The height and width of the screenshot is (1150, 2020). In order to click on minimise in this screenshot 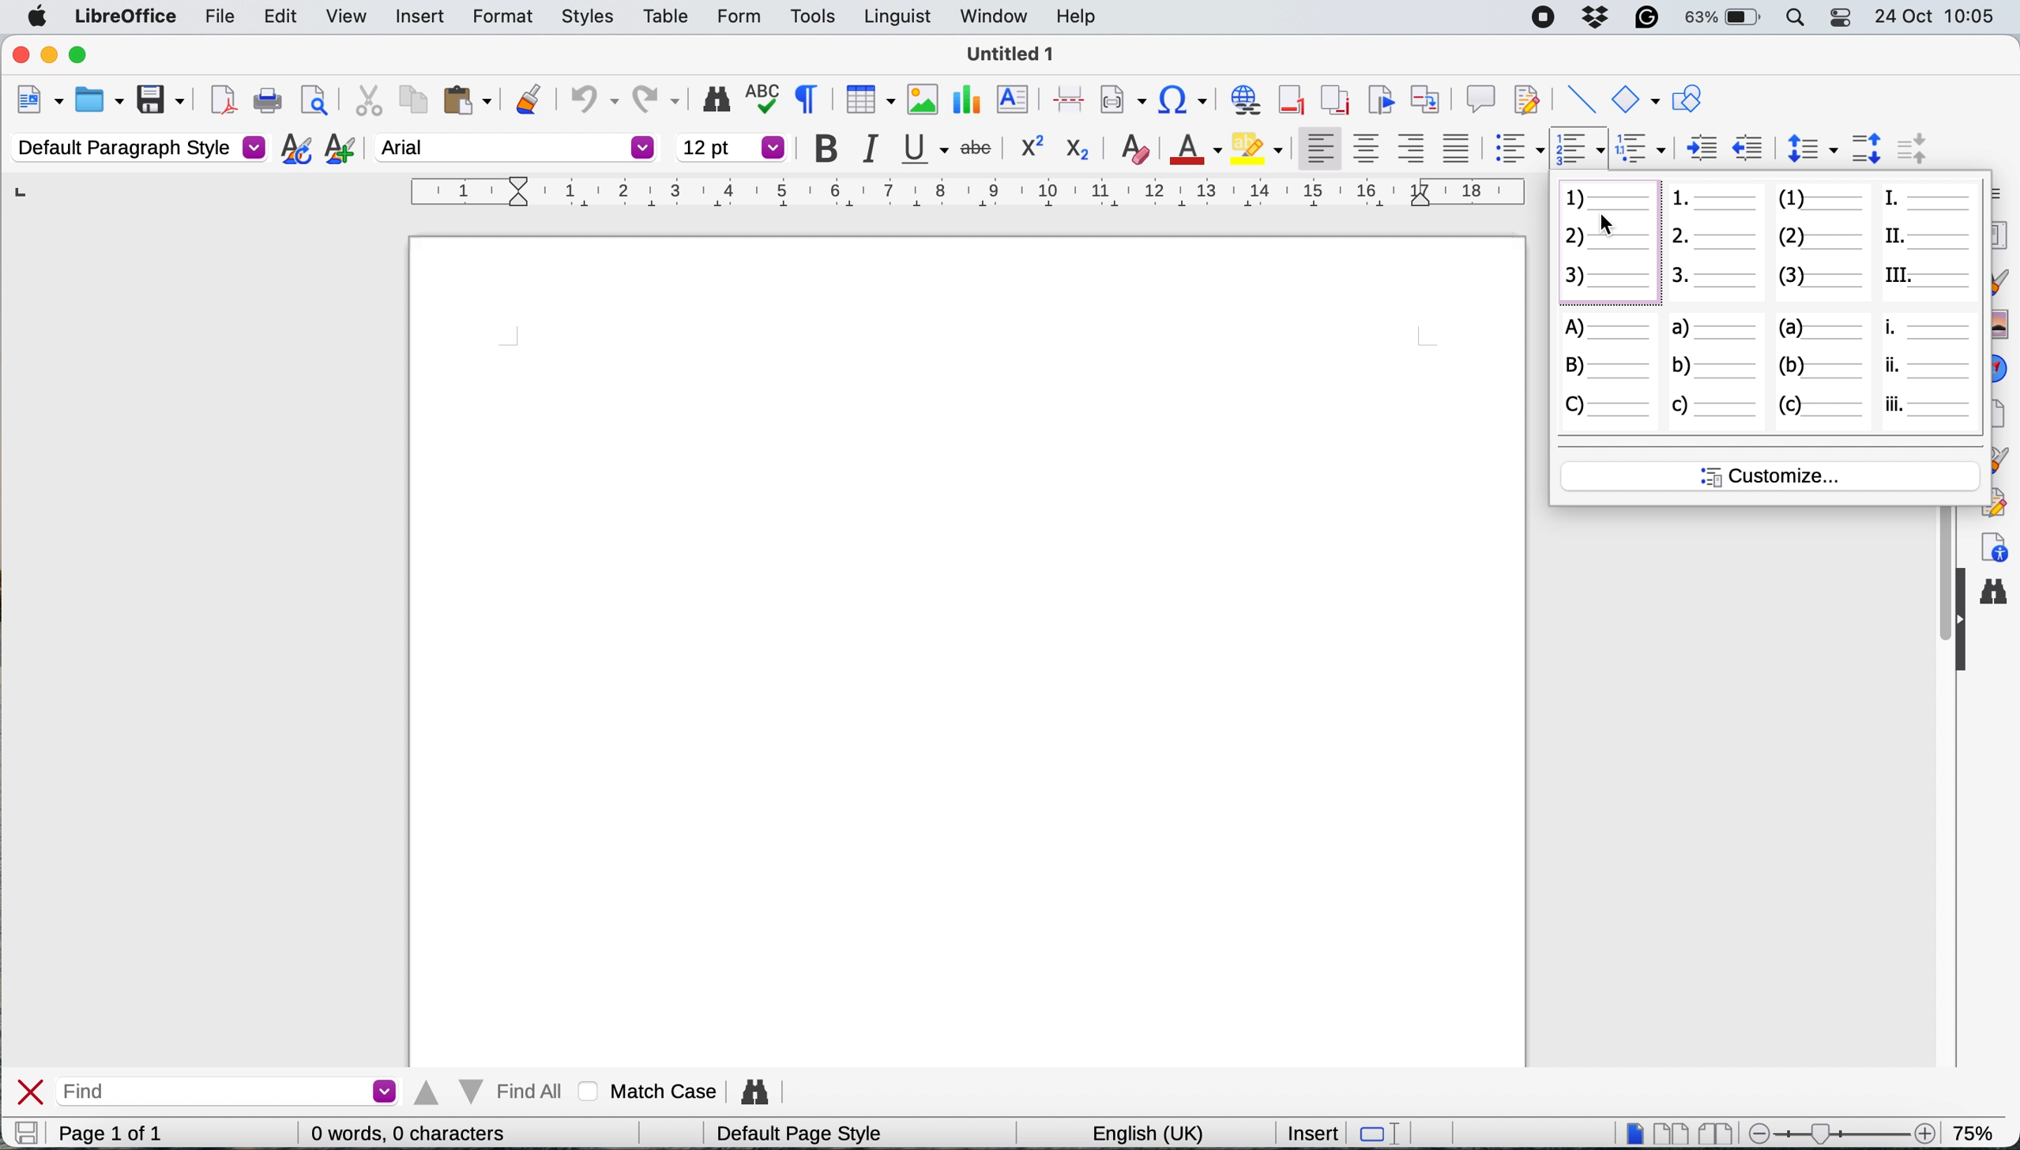, I will do `click(50, 55)`.